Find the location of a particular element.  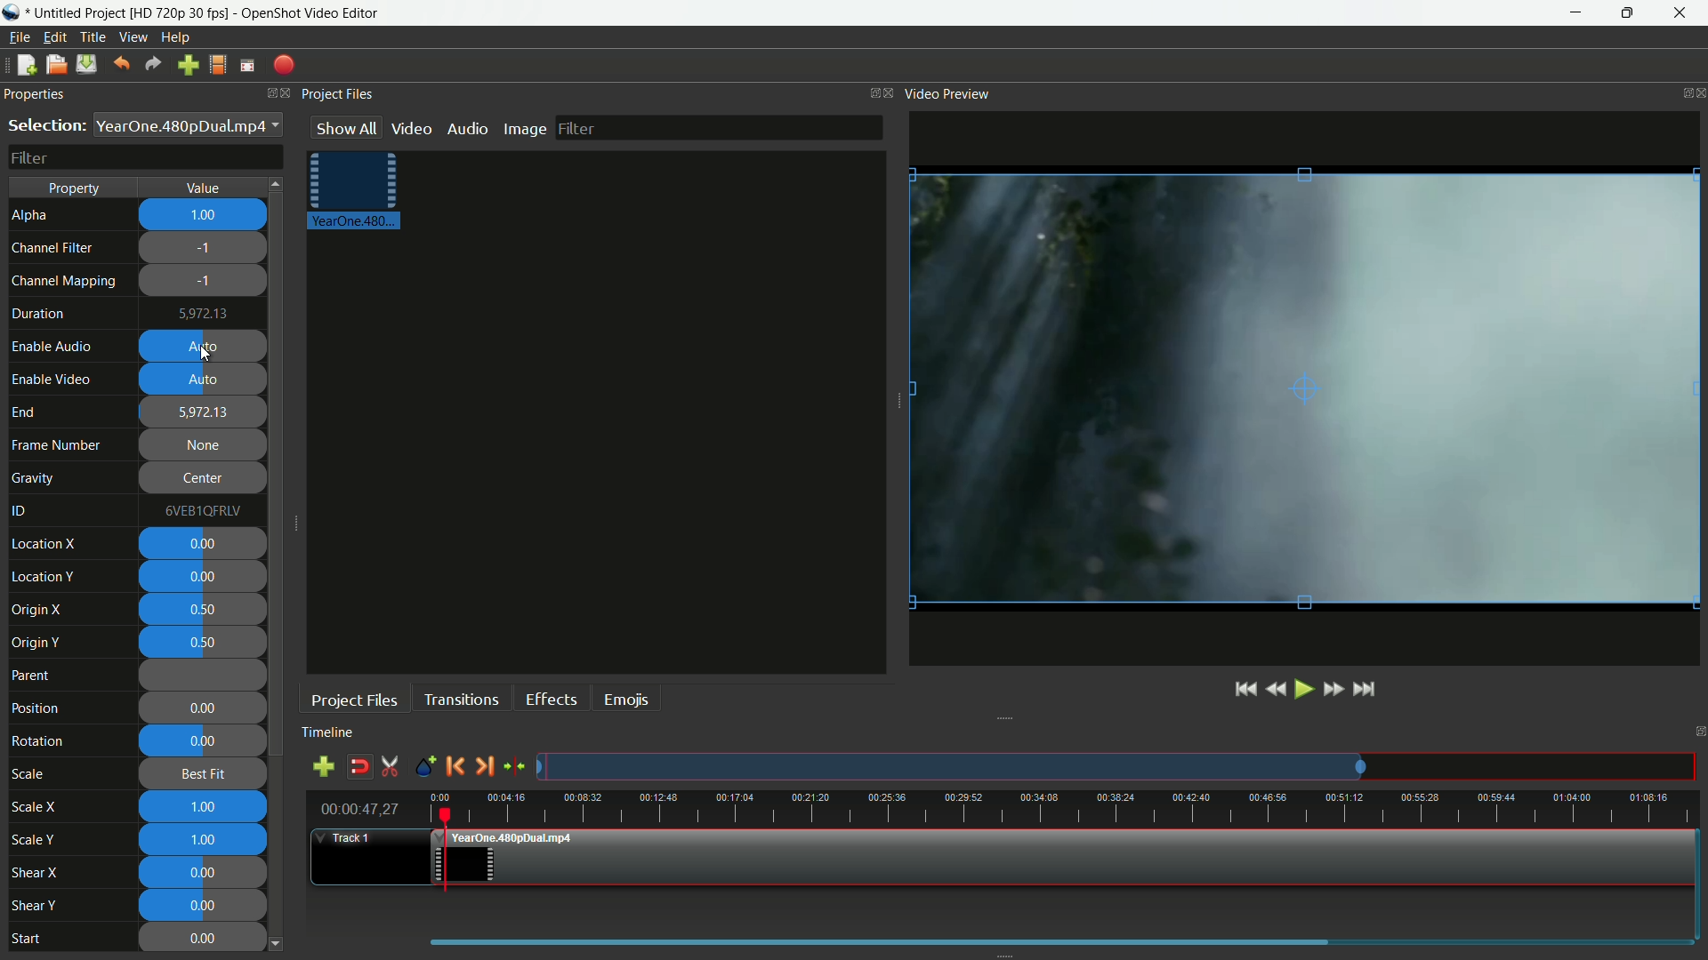

enable audio is located at coordinates (54, 347).